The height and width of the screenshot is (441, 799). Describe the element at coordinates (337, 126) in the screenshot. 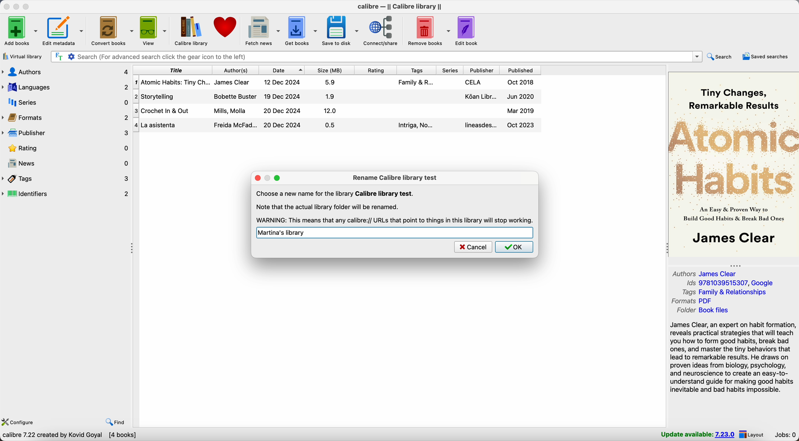

I see `La Asistenta book` at that location.